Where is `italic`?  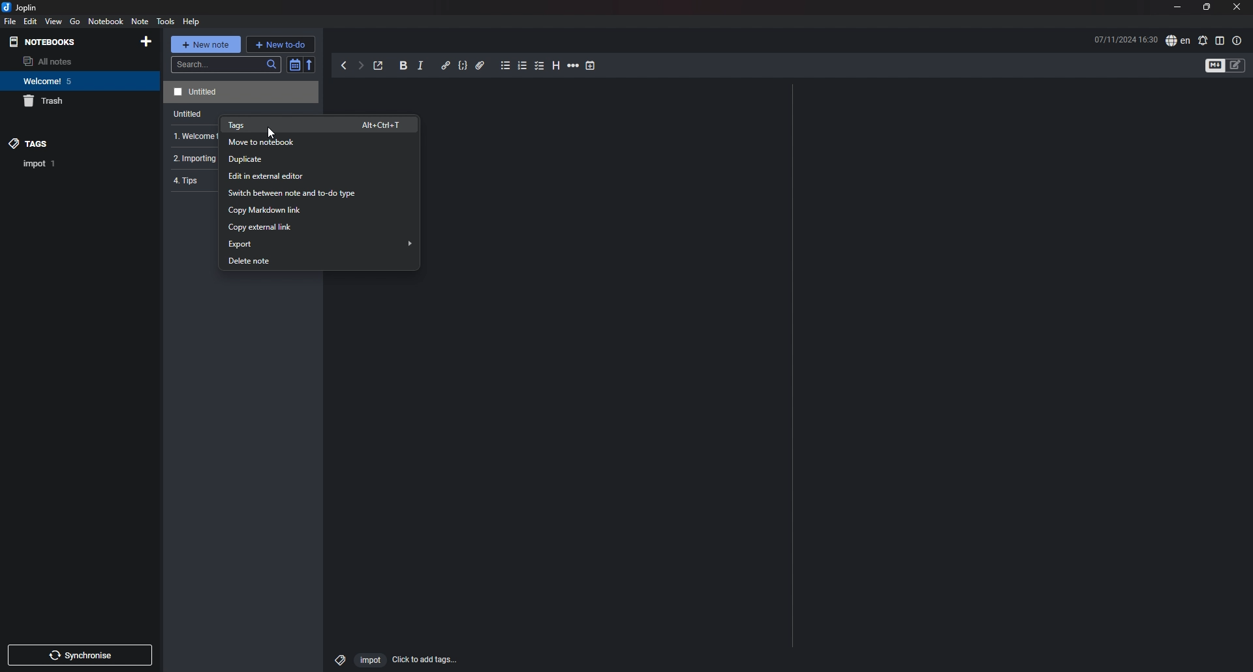
italic is located at coordinates (420, 67).